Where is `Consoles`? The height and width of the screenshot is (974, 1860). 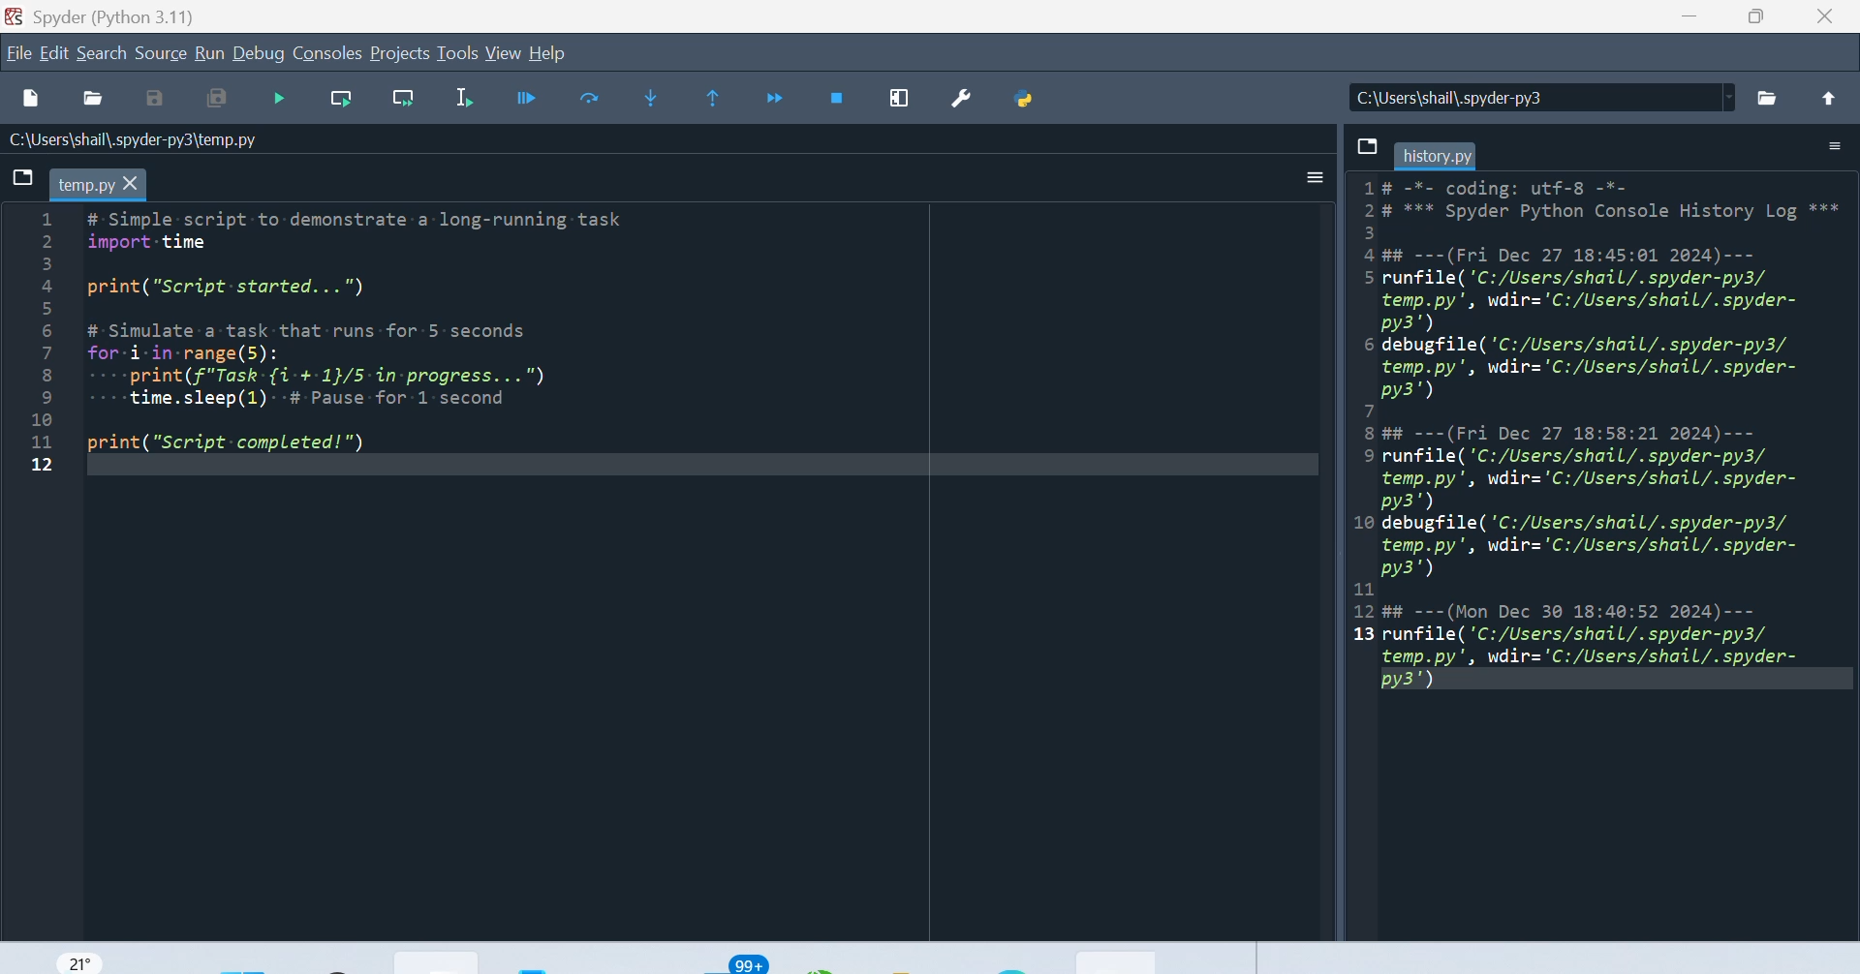 Consoles is located at coordinates (325, 55).